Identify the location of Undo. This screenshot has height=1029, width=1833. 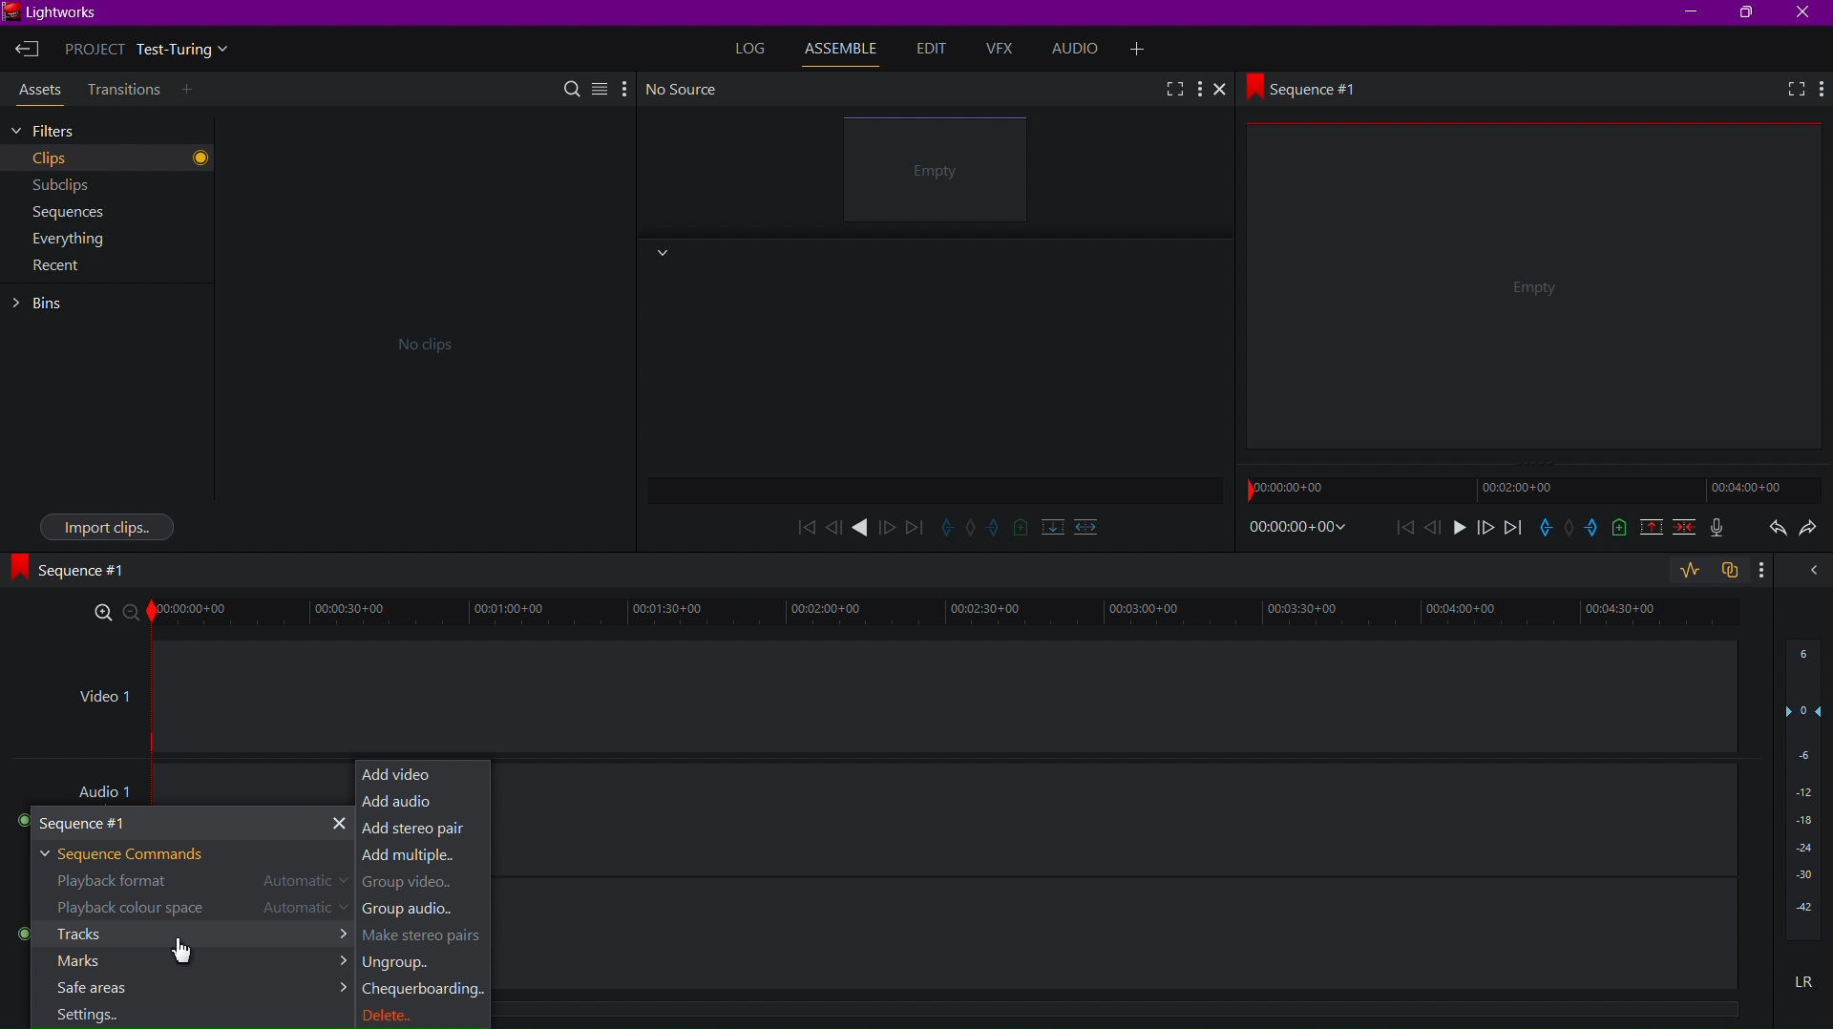
(1773, 531).